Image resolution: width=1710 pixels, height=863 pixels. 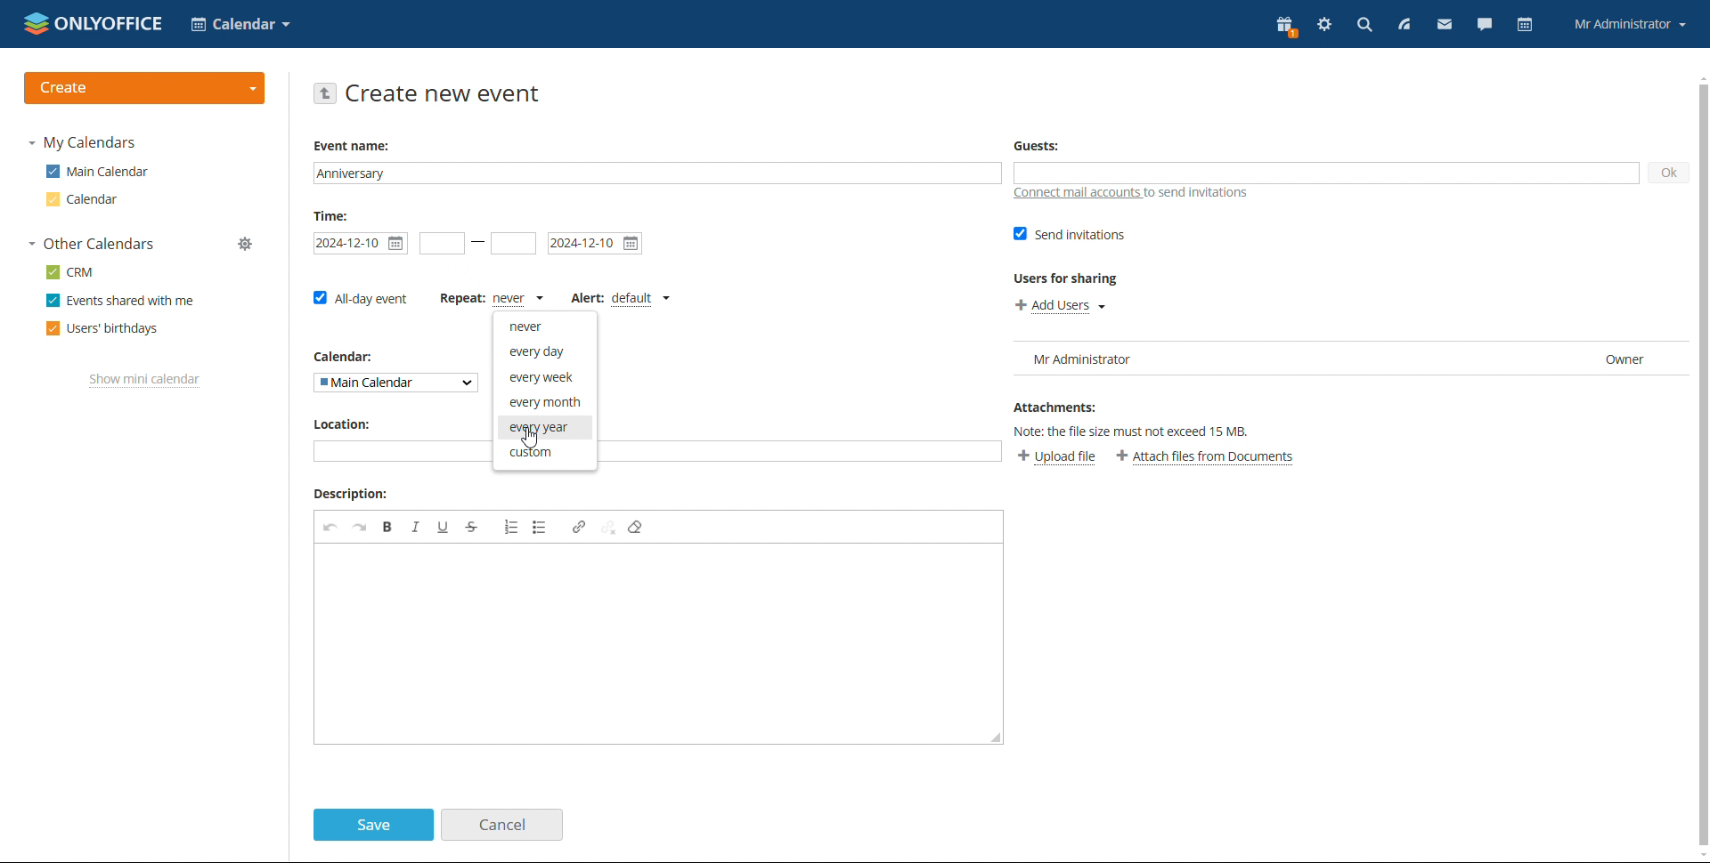 What do you see at coordinates (1207, 457) in the screenshot?
I see `attach file from documents` at bounding box center [1207, 457].